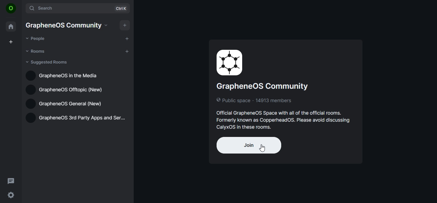 This screenshot has width=437, height=203. I want to click on text, so click(67, 25).